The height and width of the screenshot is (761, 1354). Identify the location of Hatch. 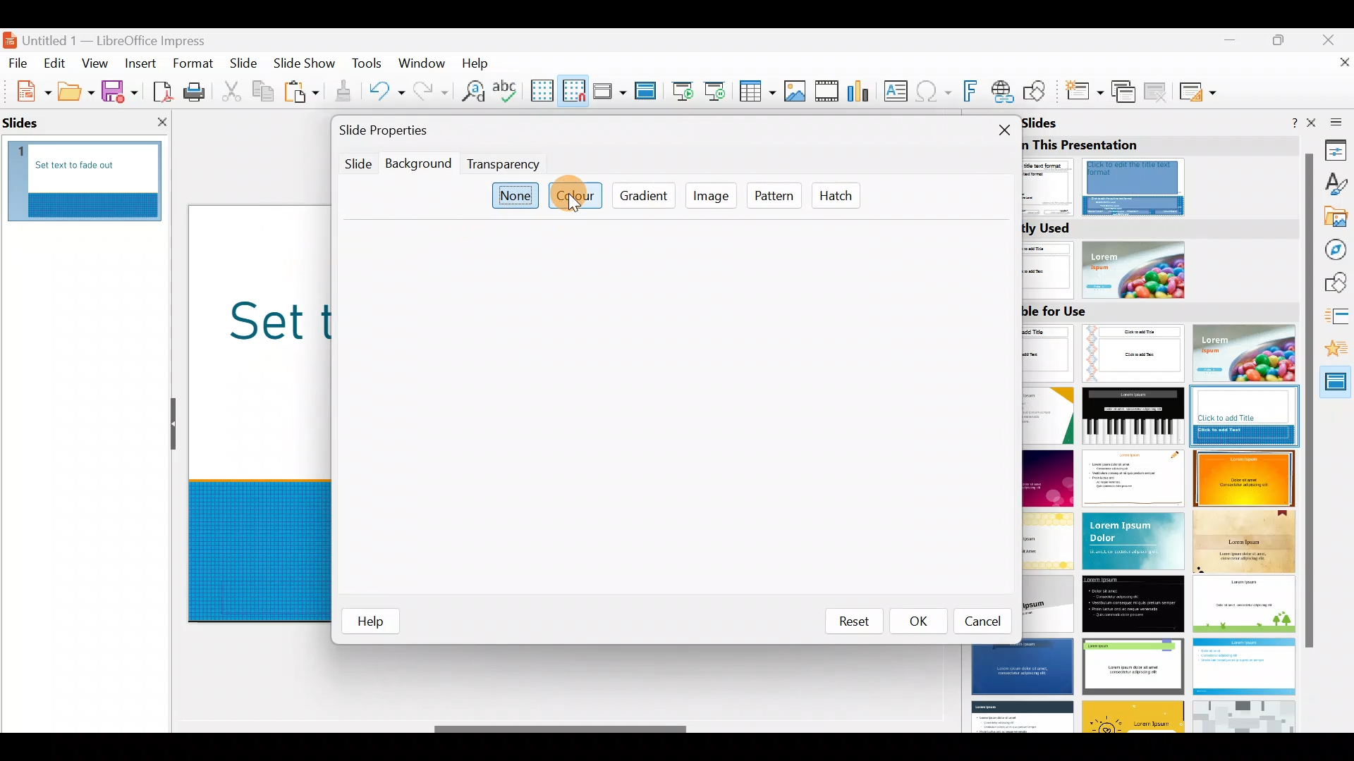
(836, 197).